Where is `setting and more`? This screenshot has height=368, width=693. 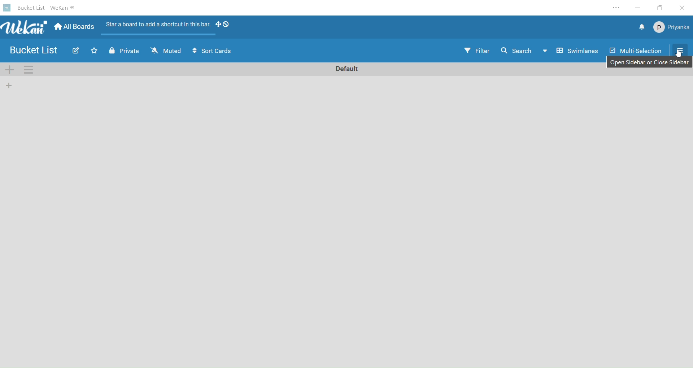
setting and more is located at coordinates (616, 9).